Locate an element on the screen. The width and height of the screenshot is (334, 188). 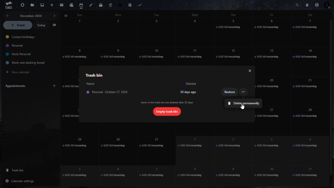
notifications is located at coordinates (306, 4).